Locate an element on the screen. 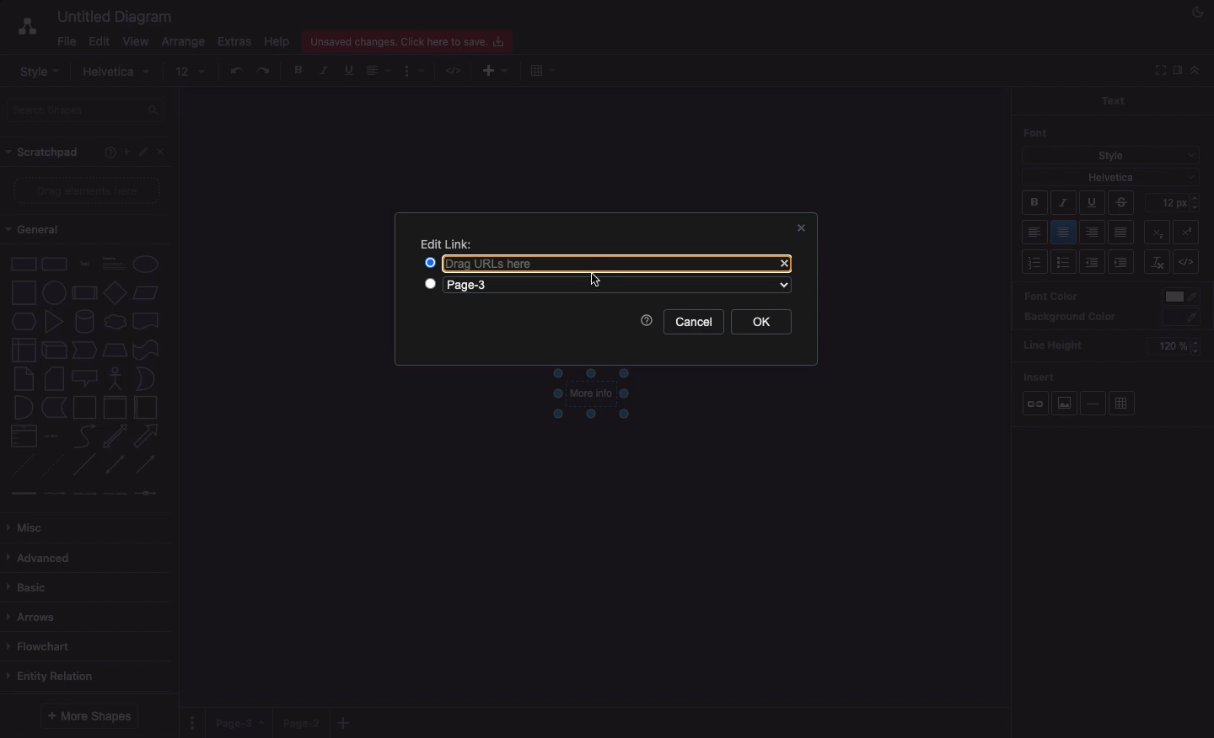 This screenshot has height=738, width=1214. Collapse is located at coordinates (1158, 71).